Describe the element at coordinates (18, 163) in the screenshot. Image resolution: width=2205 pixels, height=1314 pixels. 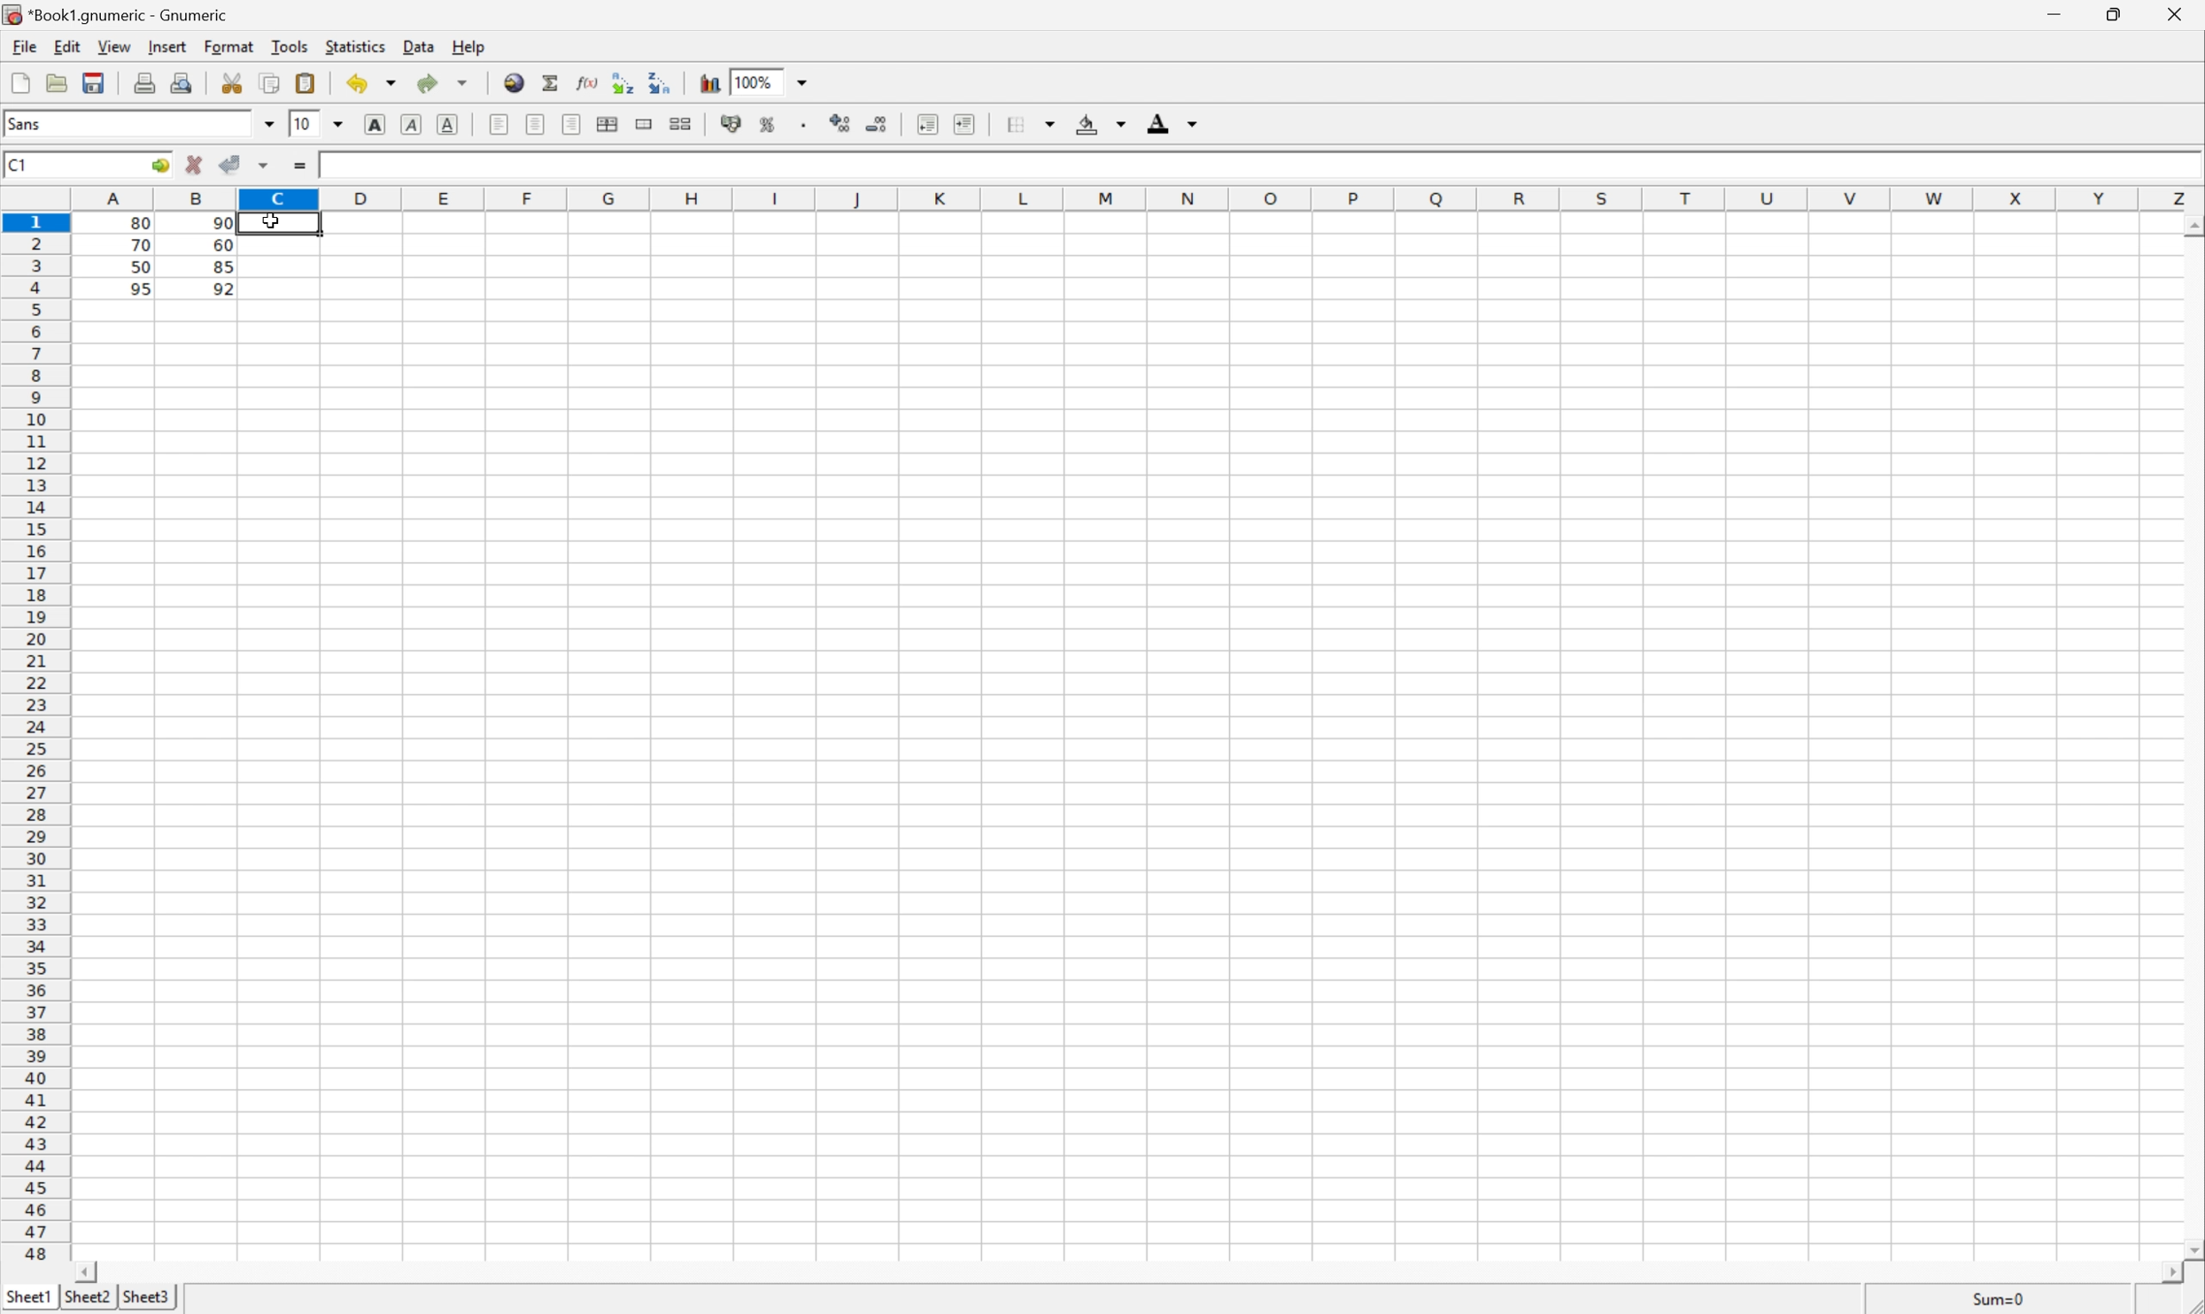
I see `C1` at that location.